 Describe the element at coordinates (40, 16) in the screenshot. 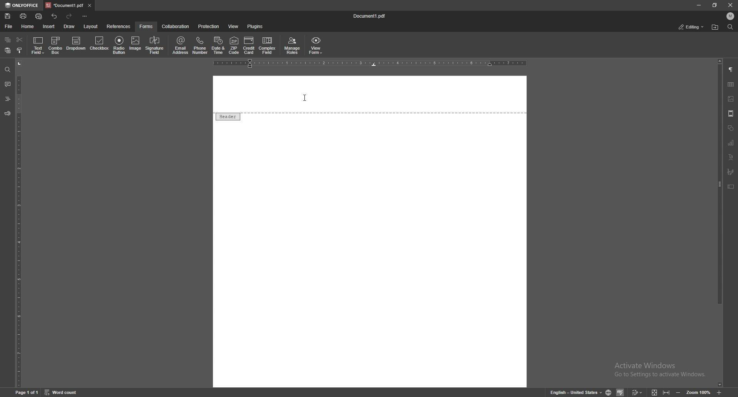

I see `quick print` at that location.